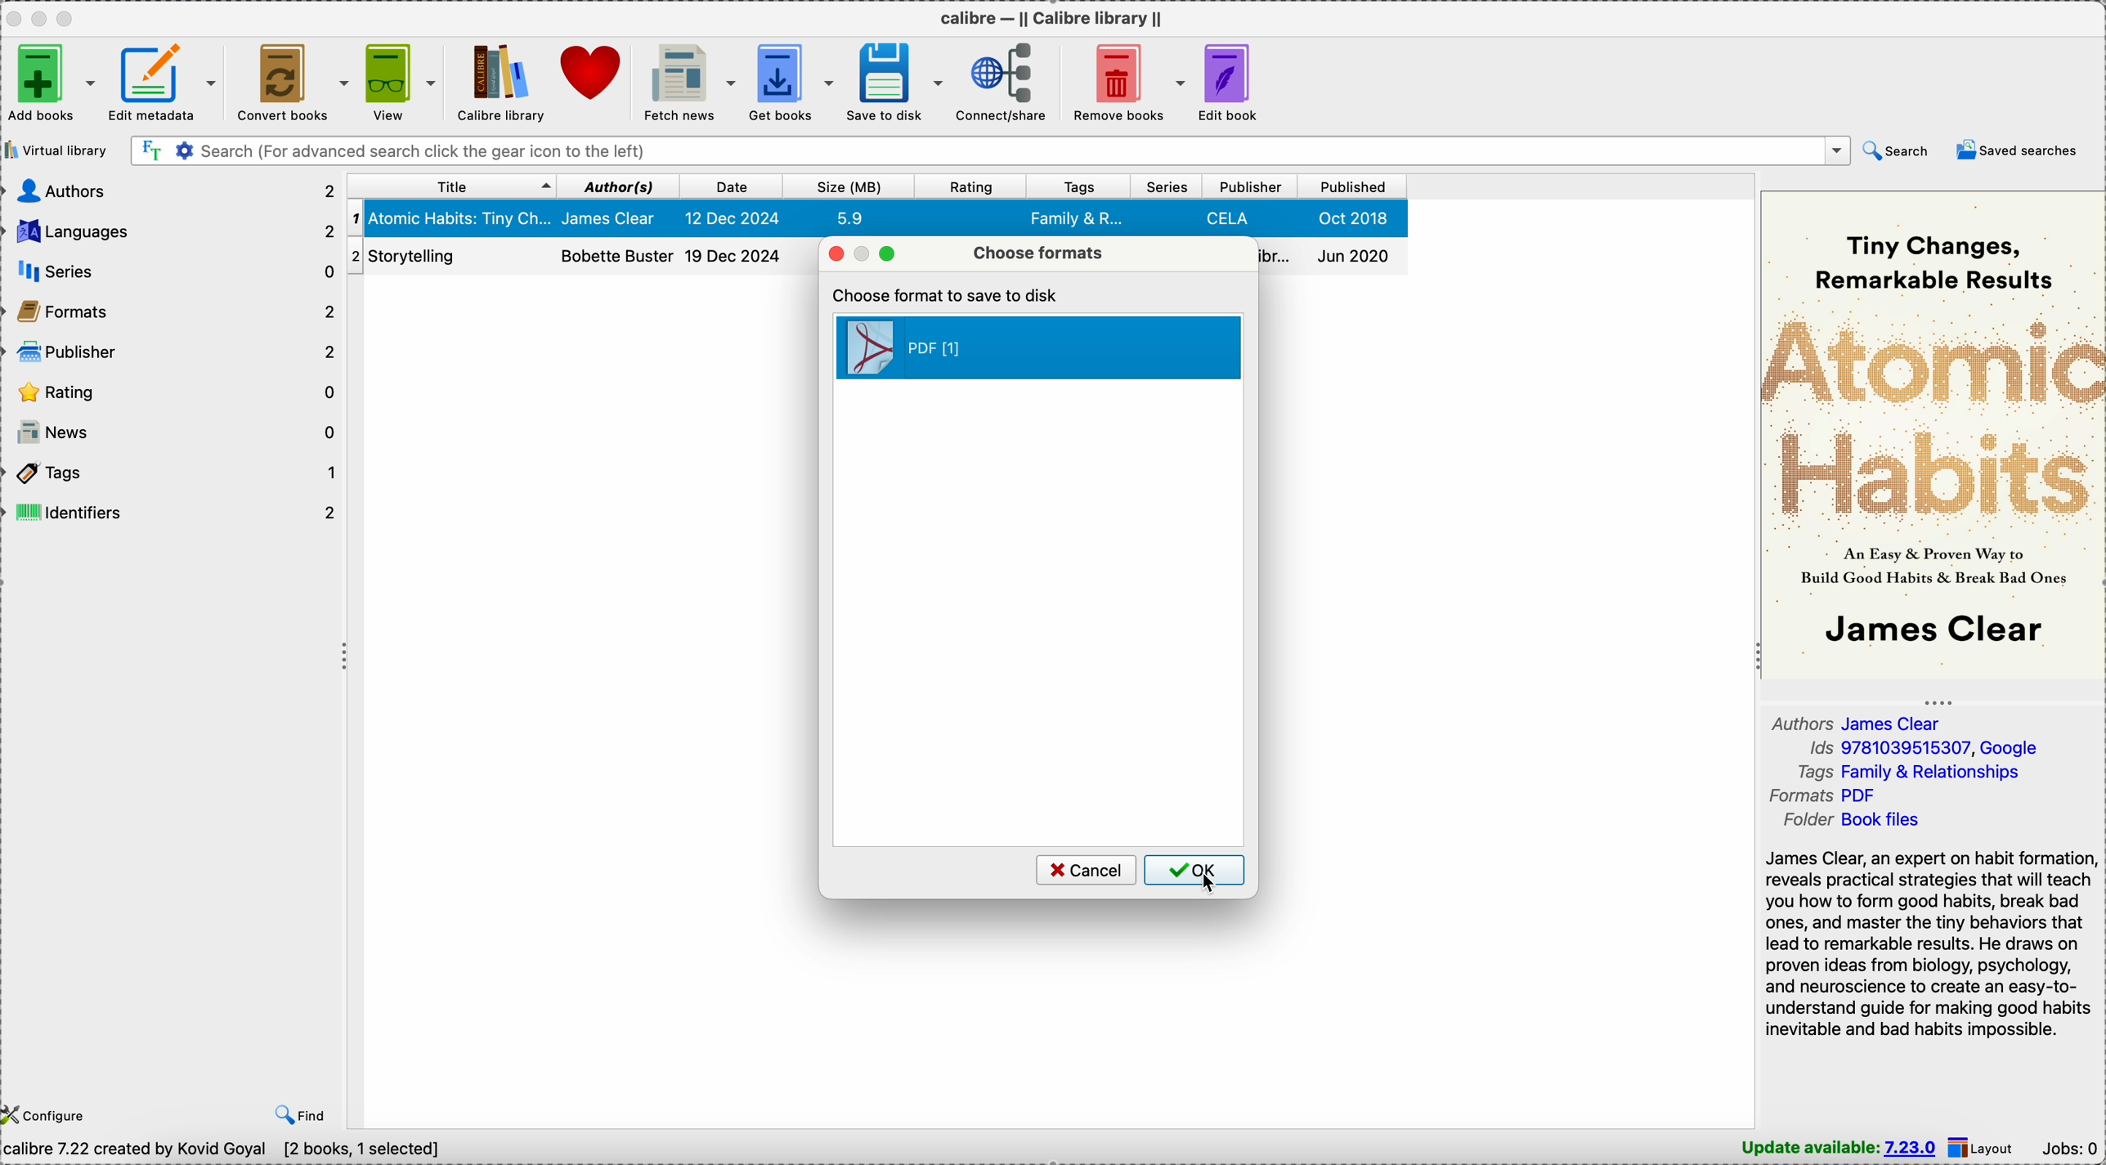 The width and height of the screenshot is (2106, 1165). What do you see at coordinates (1234, 79) in the screenshot?
I see `edit book` at bounding box center [1234, 79].